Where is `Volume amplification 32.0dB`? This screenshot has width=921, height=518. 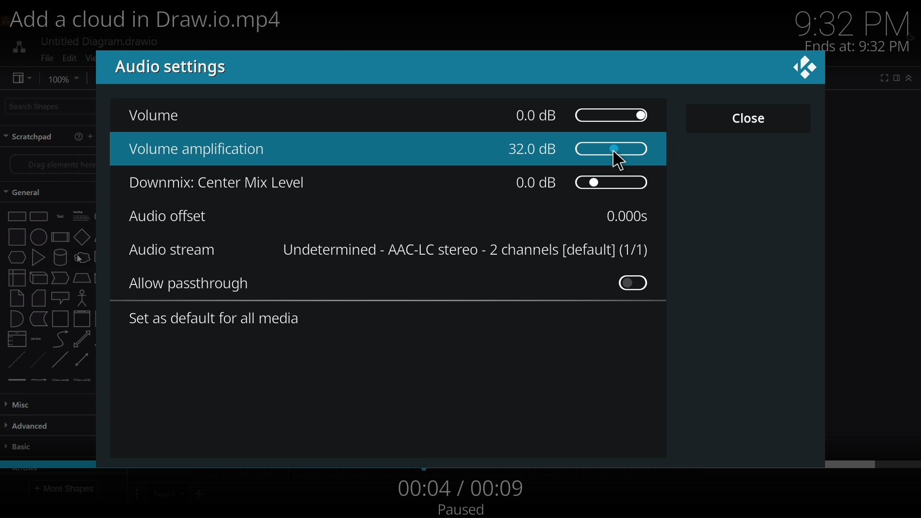 Volume amplification 32.0dB is located at coordinates (398, 149).